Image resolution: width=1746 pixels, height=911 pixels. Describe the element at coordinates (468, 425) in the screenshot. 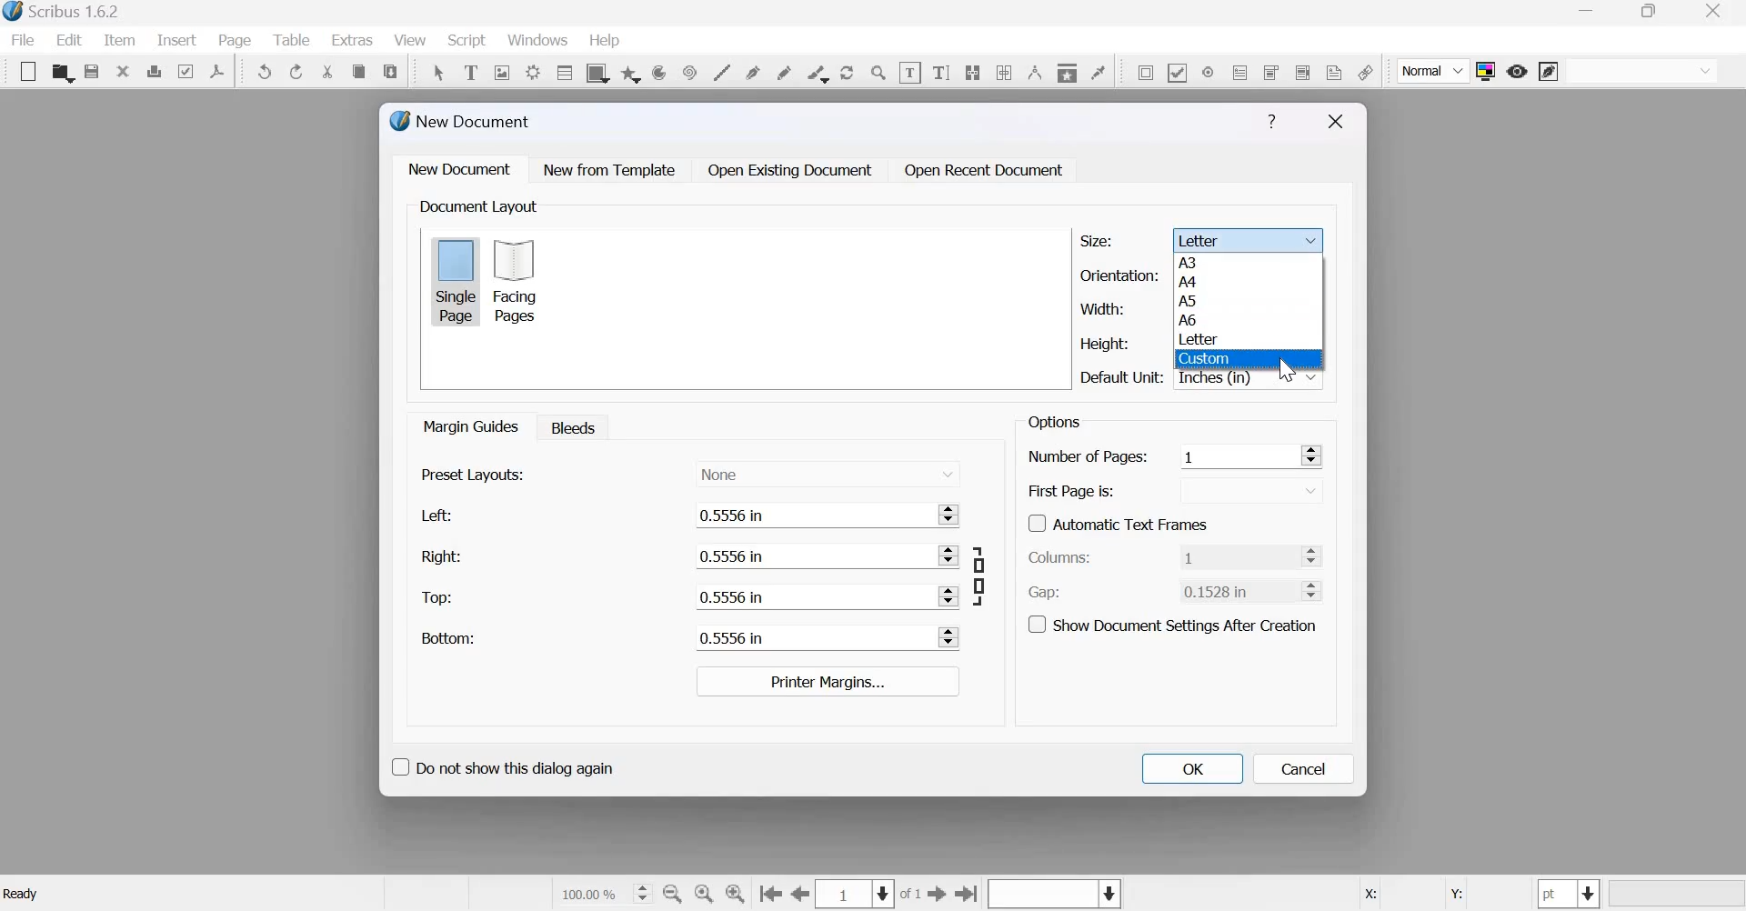

I see `Margin guides` at that location.